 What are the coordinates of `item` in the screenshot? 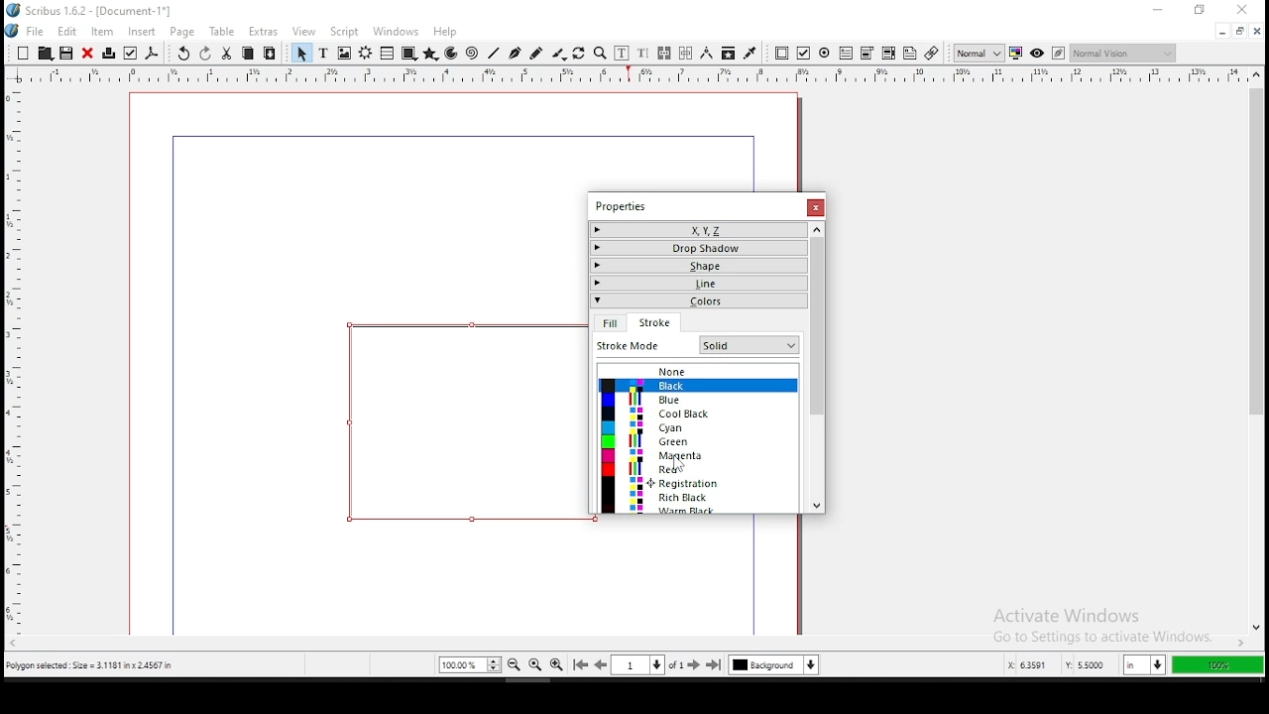 It's located at (102, 31).